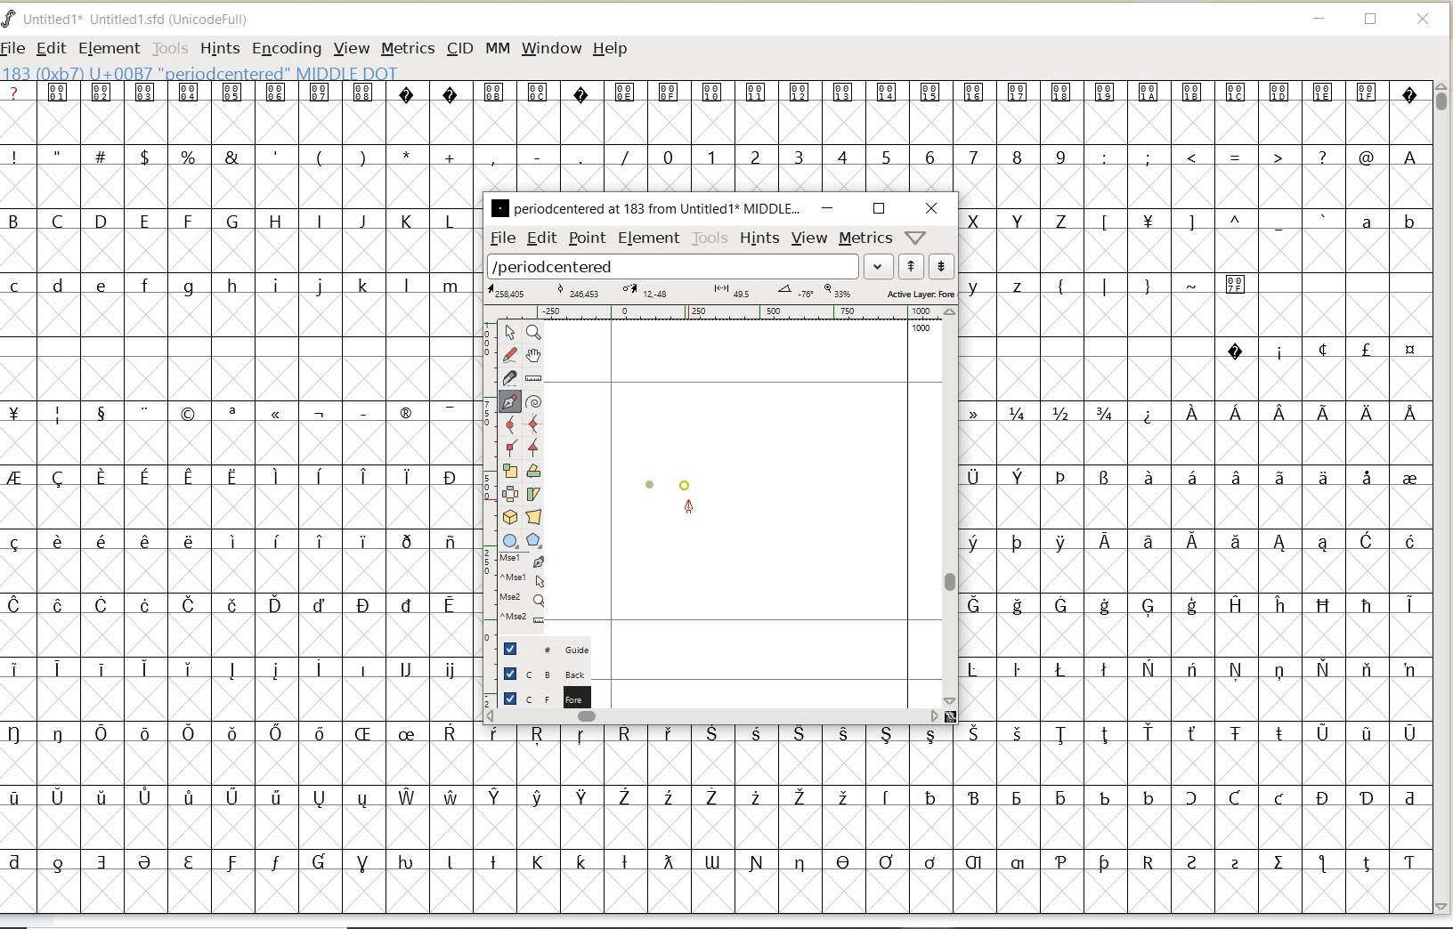  Describe the element at coordinates (810, 238) in the screenshot. I see `view` at that location.